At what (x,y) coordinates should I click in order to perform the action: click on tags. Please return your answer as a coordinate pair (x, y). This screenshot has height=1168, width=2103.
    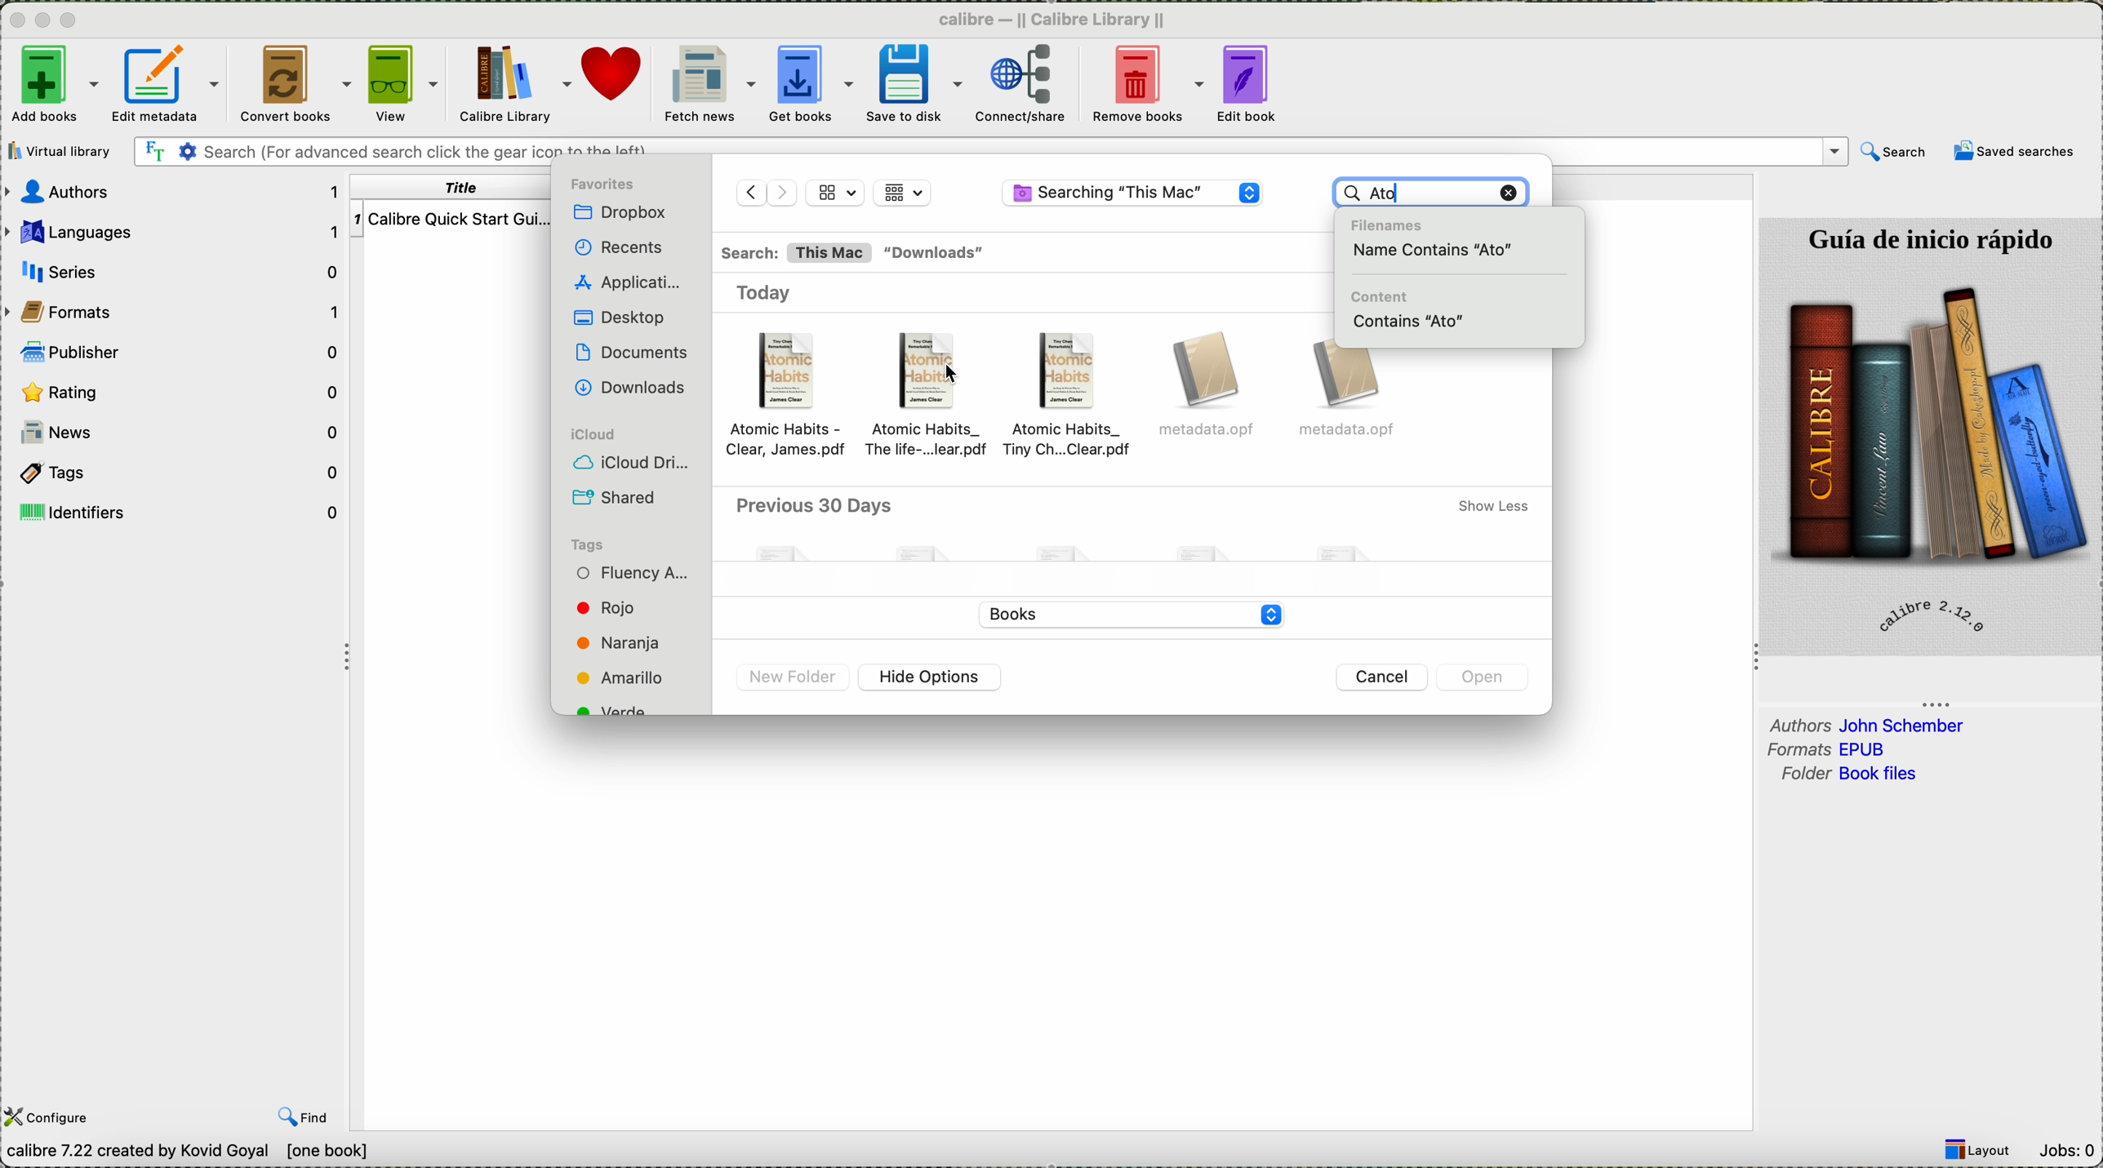
    Looking at the image, I should click on (634, 638).